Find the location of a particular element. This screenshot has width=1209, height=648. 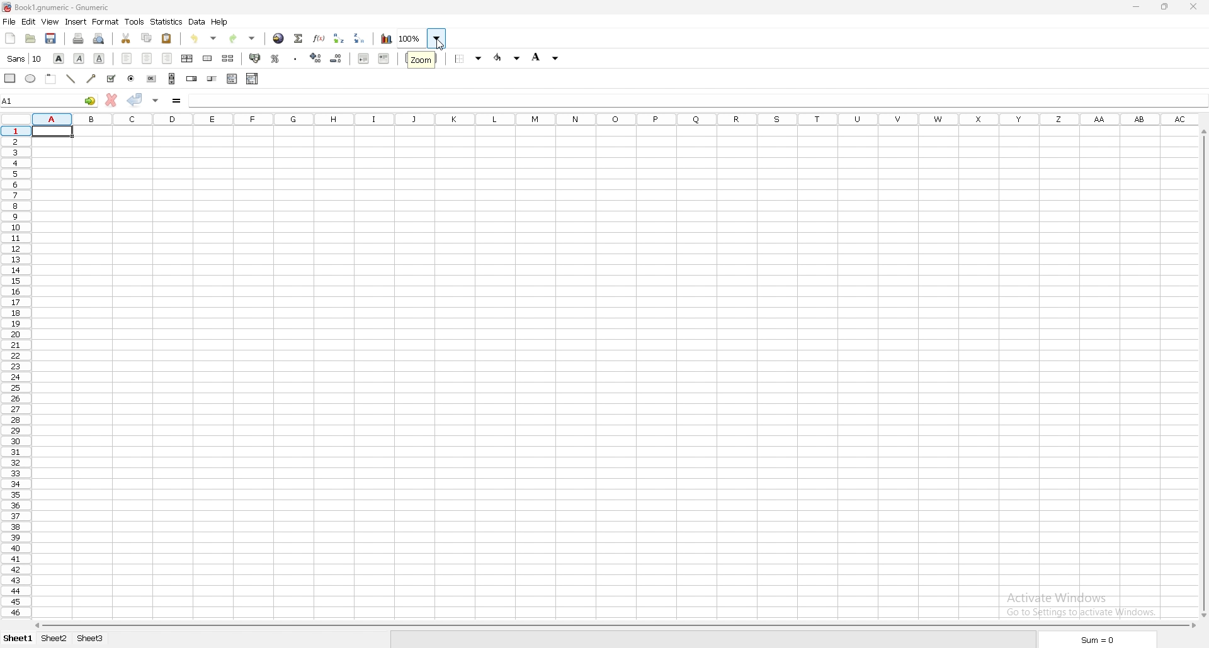

foreground is located at coordinates (500, 58).